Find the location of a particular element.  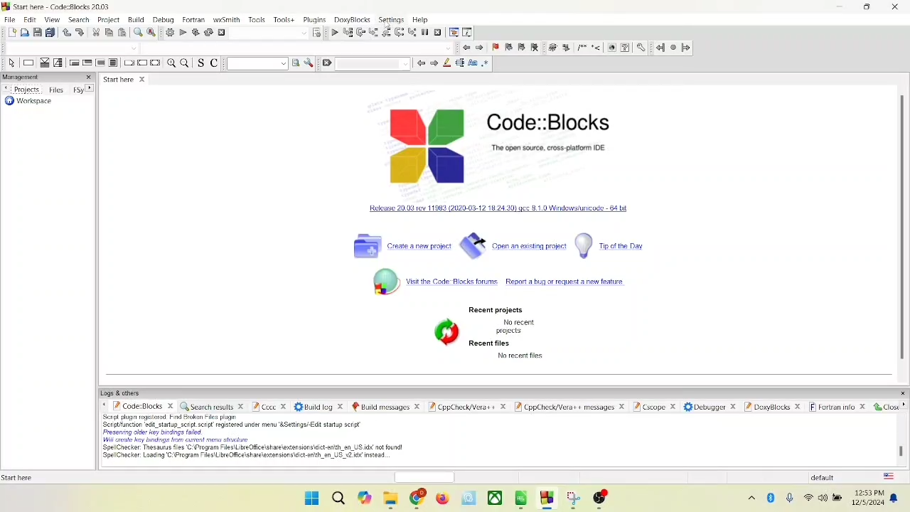

microphone is located at coordinates (791, 499).